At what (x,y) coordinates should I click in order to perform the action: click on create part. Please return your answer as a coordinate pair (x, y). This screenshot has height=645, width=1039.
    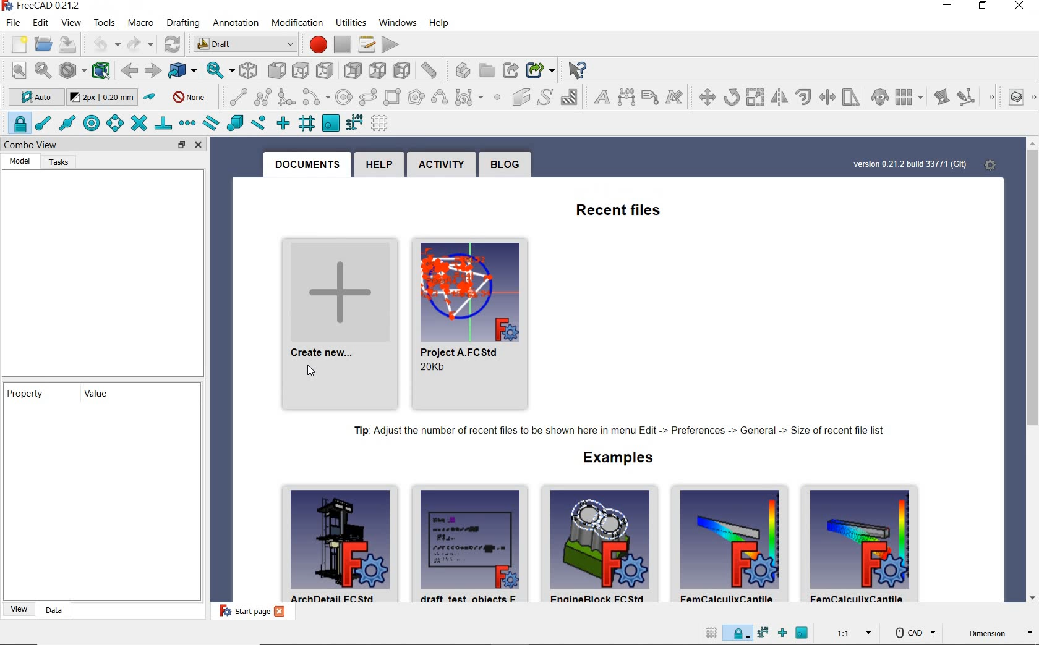
    Looking at the image, I should click on (430, 69).